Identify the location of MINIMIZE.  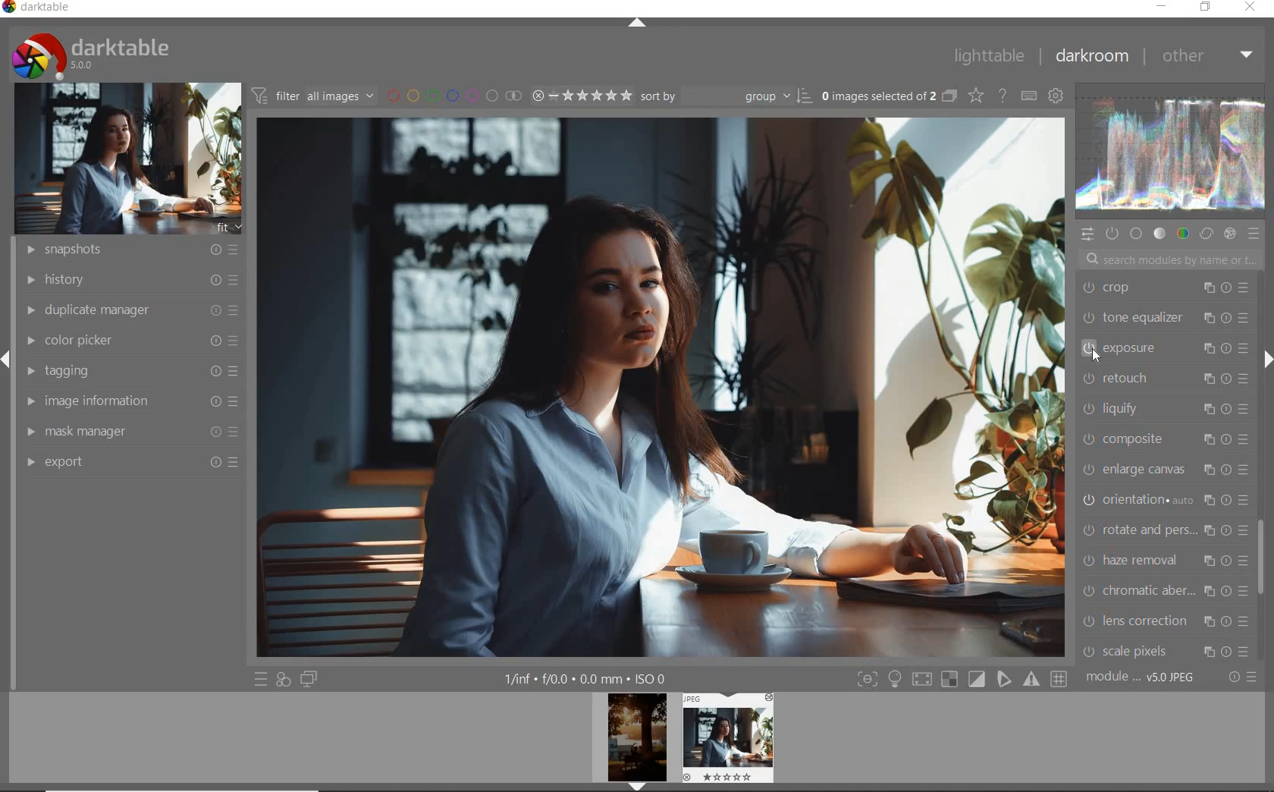
(1159, 6).